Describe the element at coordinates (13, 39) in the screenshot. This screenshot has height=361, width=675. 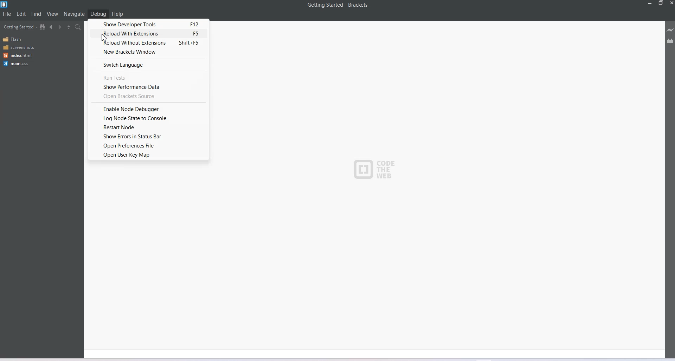
I see `Flash` at that location.